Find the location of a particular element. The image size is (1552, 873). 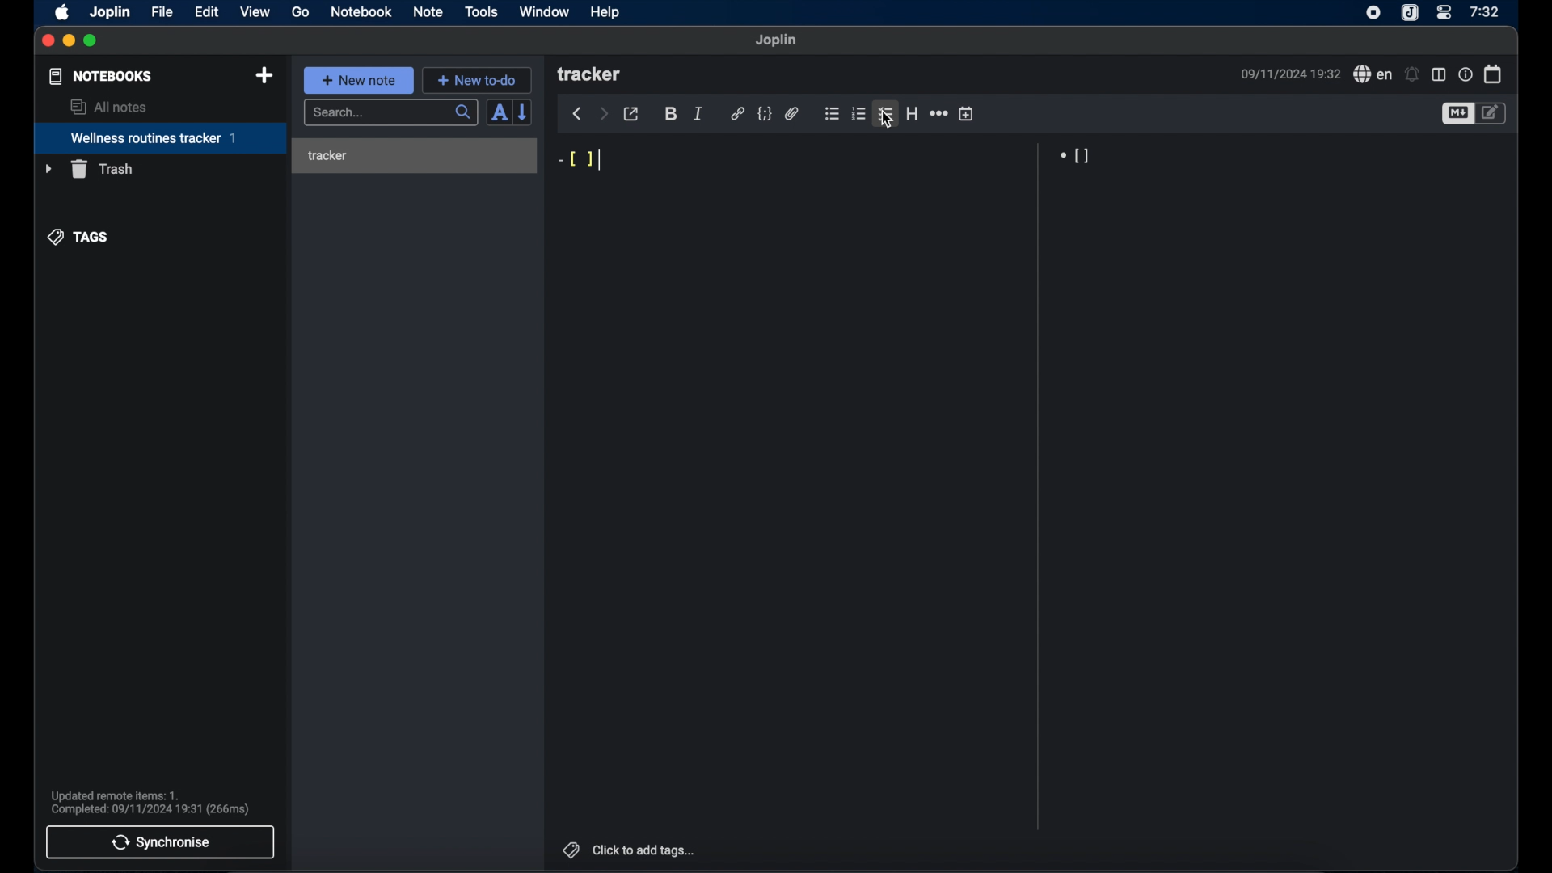

cursor is located at coordinates (888, 118).